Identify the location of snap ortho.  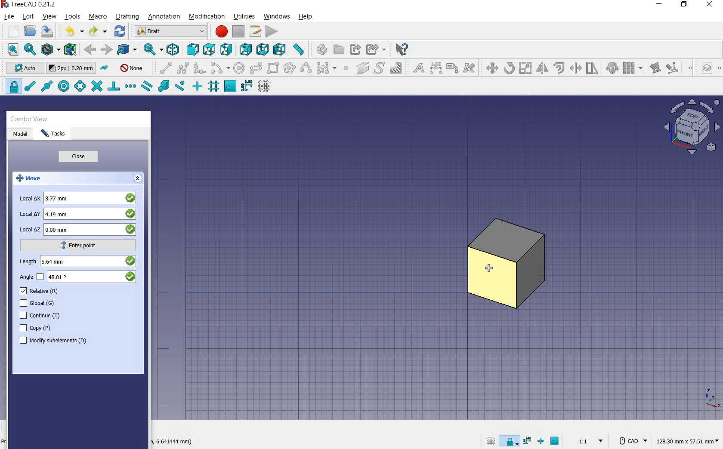
(541, 442).